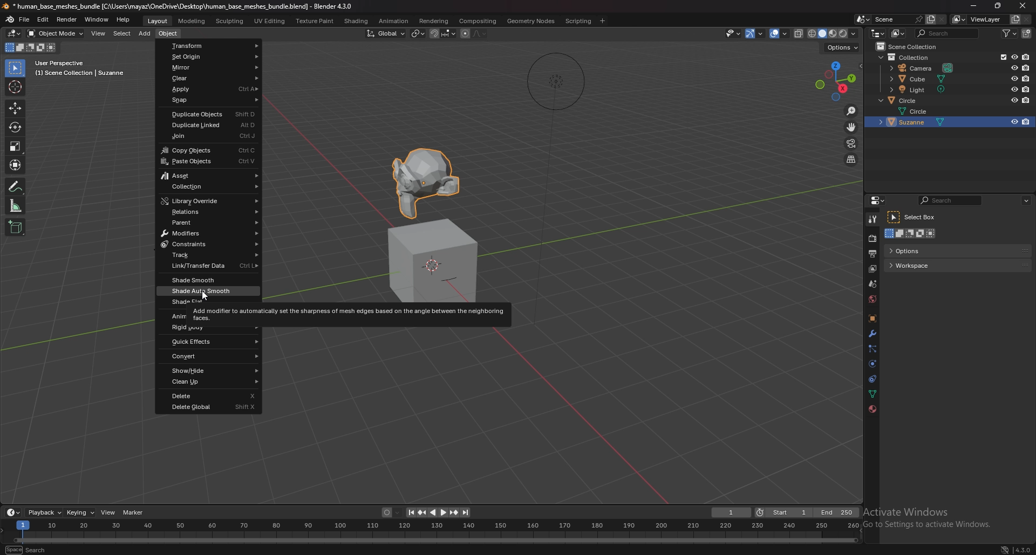 The image size is (1036, 555). What do you see at coordinates (929, 19) in the screenshot?
I see `add scene` at bounding box center [929, 19].